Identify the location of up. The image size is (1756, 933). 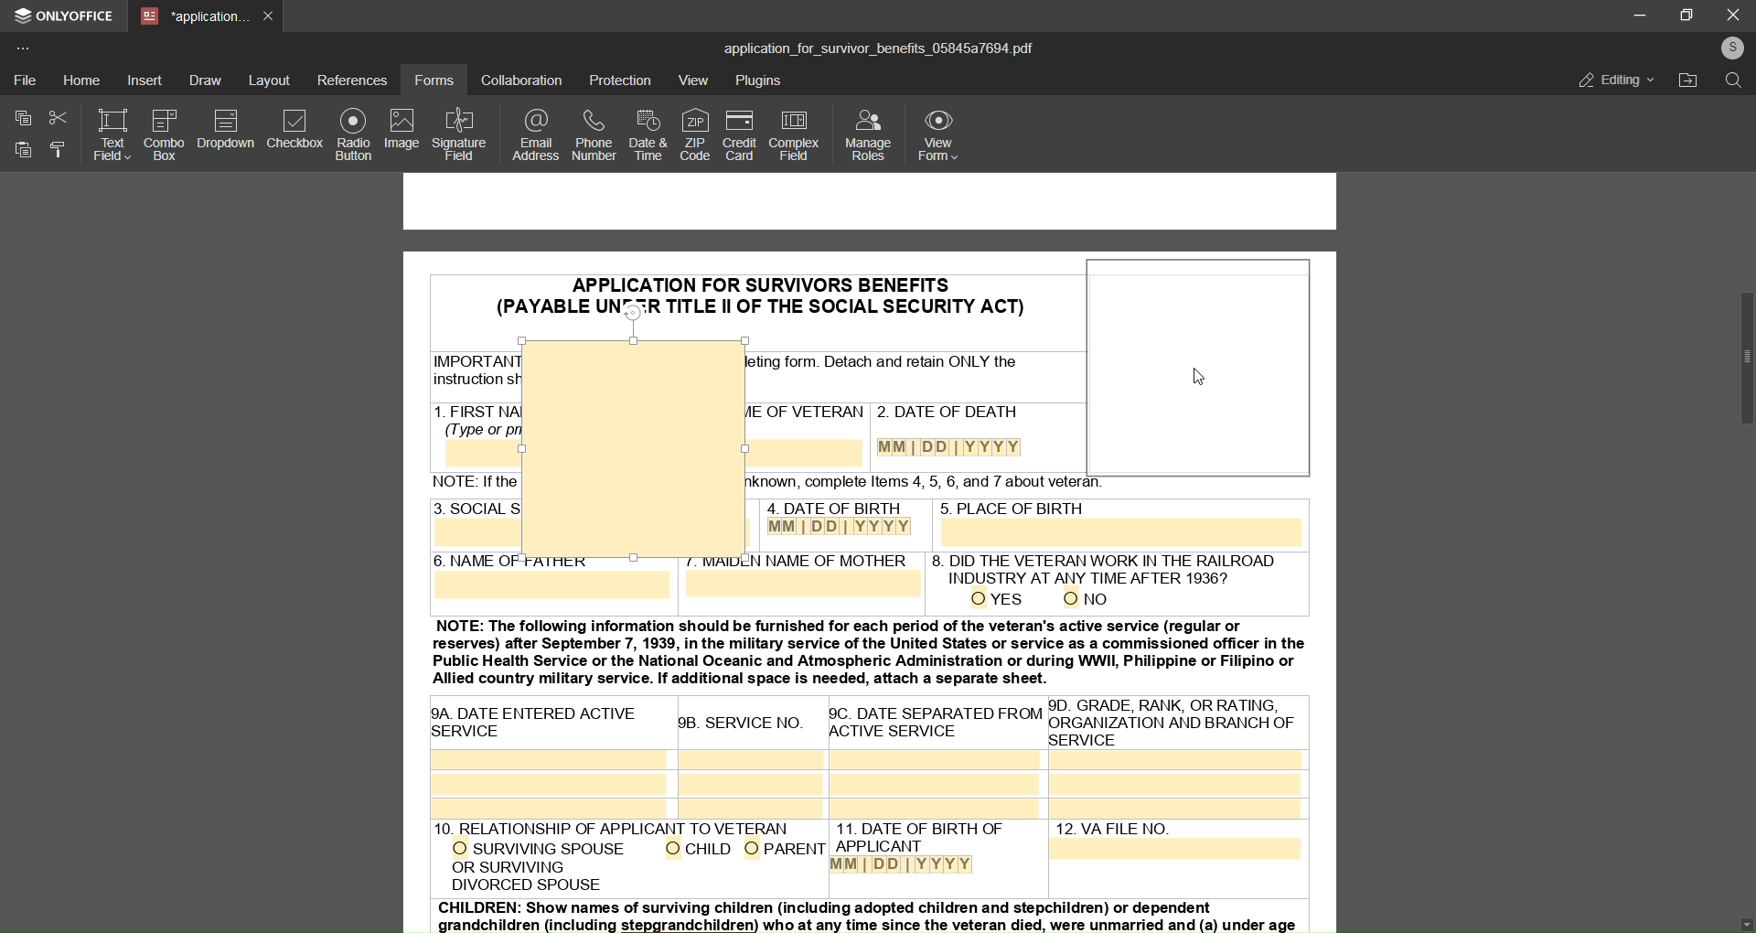
(1748, 109).